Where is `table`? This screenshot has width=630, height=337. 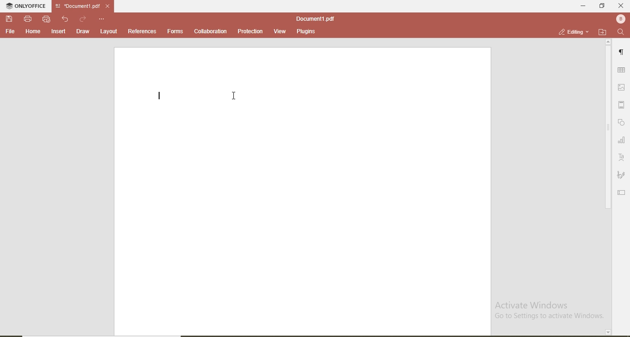 table is located at coordinates (622, 70).